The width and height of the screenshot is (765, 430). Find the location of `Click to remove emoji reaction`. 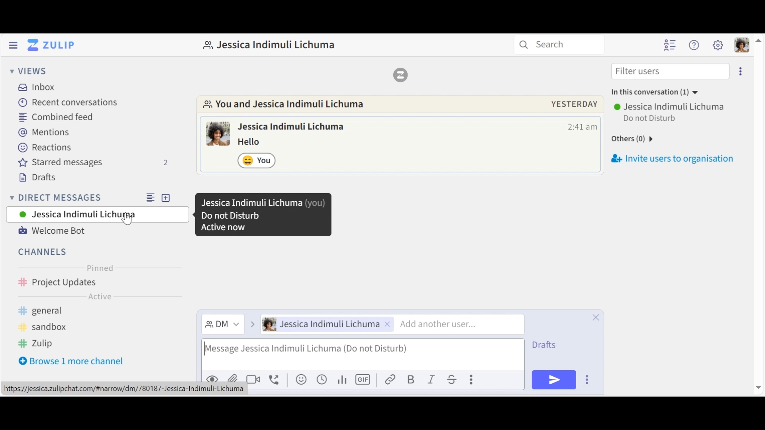

Click to remove emoji reaction is located at coordinates (258, 160).